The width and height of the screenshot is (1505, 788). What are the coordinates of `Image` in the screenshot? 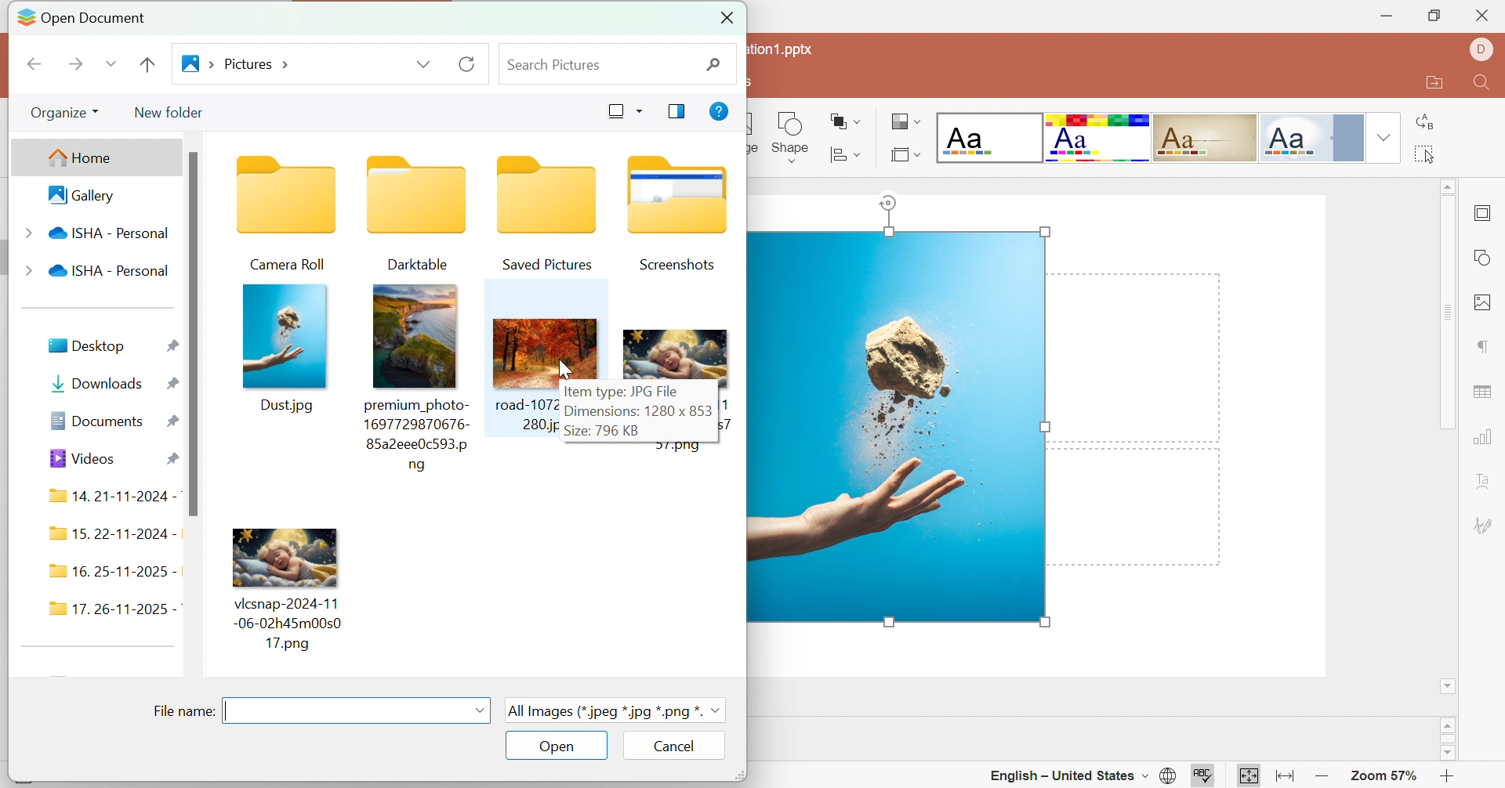 It's located at (898, 423).